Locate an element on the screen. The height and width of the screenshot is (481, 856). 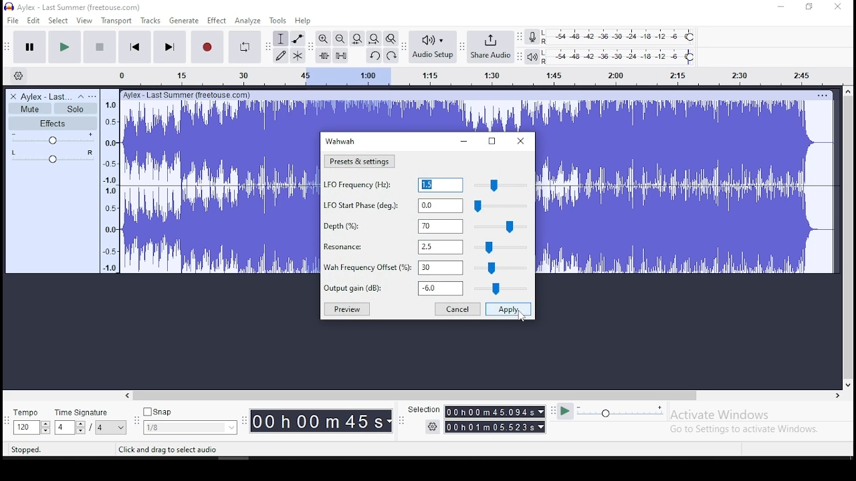
LFO fequency (Hz) is located at coordinates (393, 184).